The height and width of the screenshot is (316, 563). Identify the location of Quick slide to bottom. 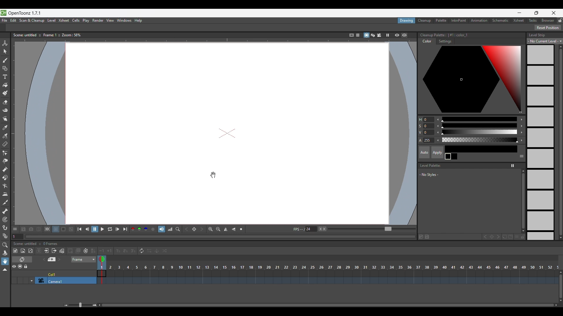
(561, 238).